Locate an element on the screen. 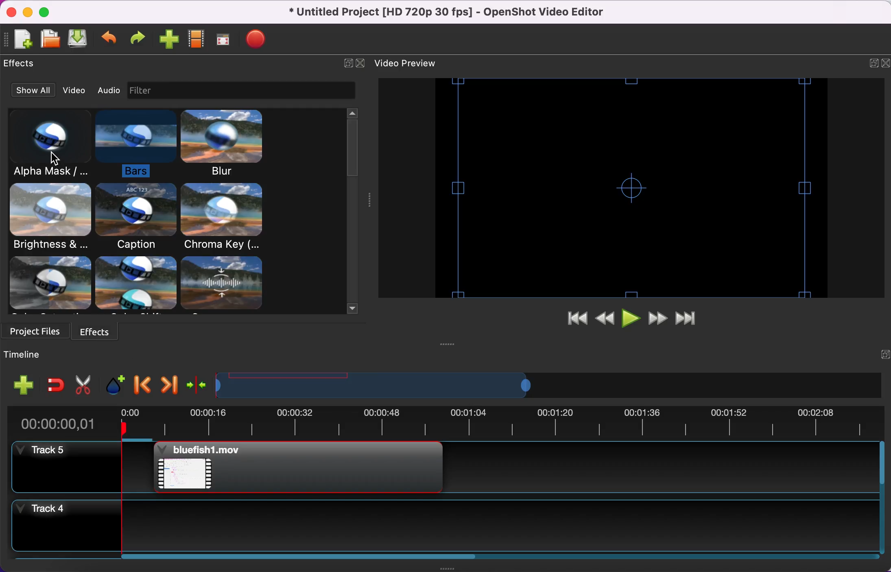 The height and width of the screenshot is (572, 891). rewind is located at coordinates (605, 319).